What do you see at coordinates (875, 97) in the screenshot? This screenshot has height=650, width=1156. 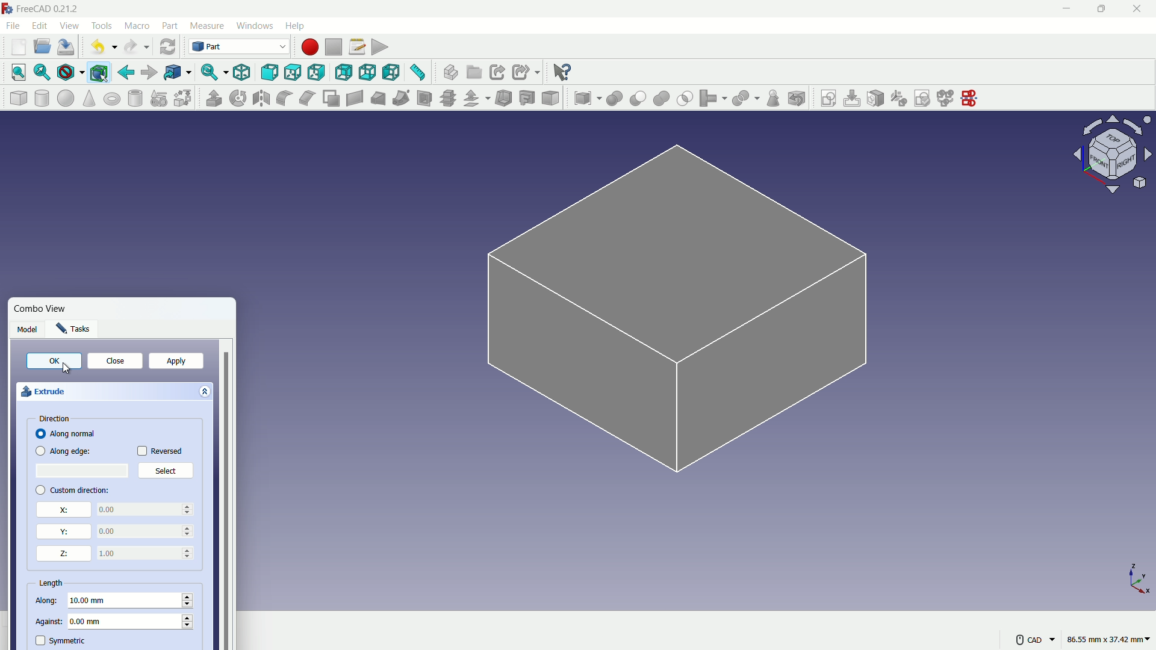 I see `map sketch to face` at bounding box center [875, 97].